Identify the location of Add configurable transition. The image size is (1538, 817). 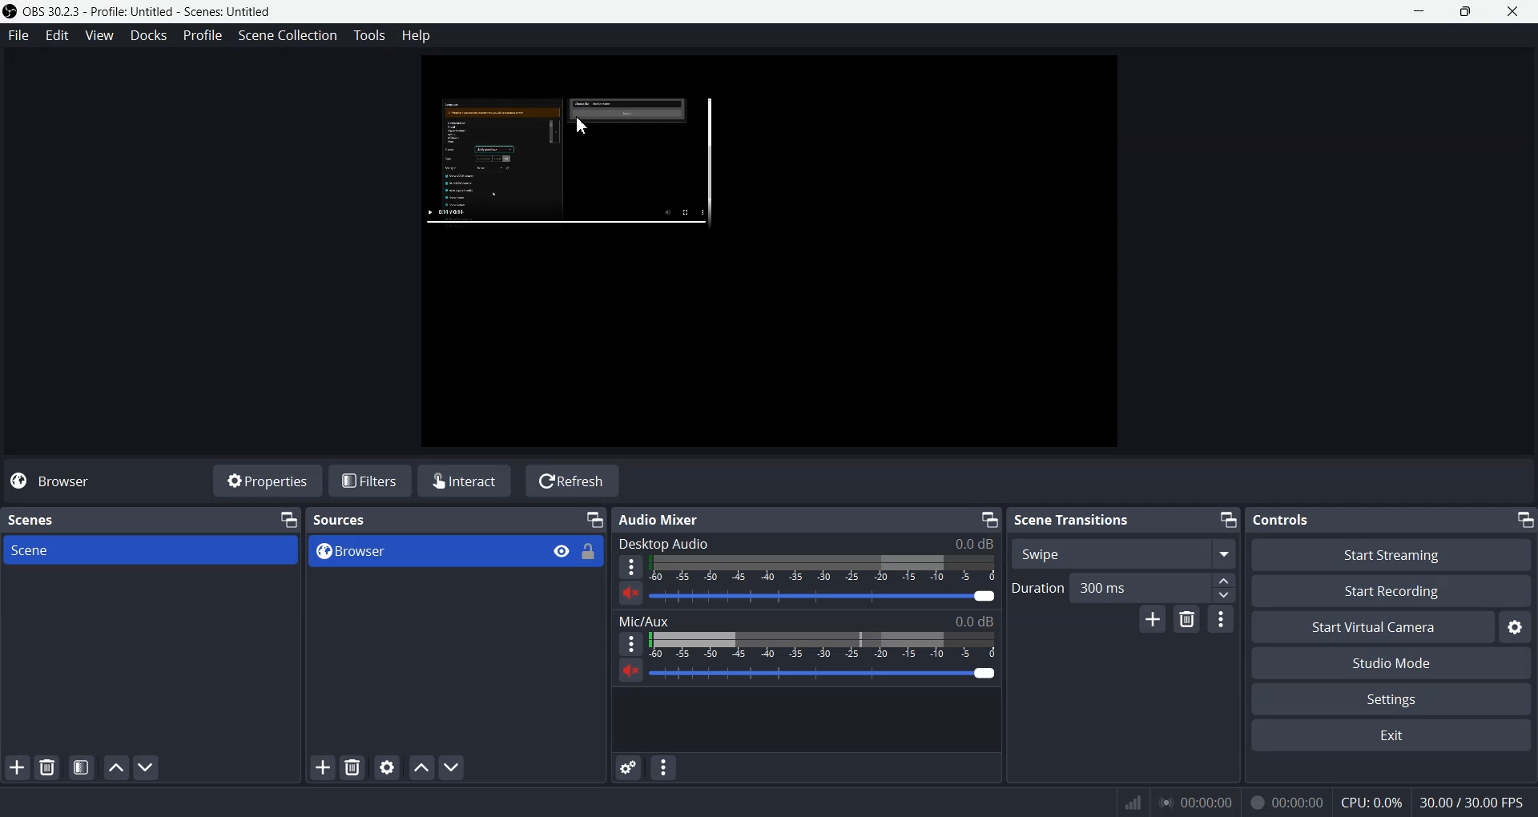
(1153, 620).